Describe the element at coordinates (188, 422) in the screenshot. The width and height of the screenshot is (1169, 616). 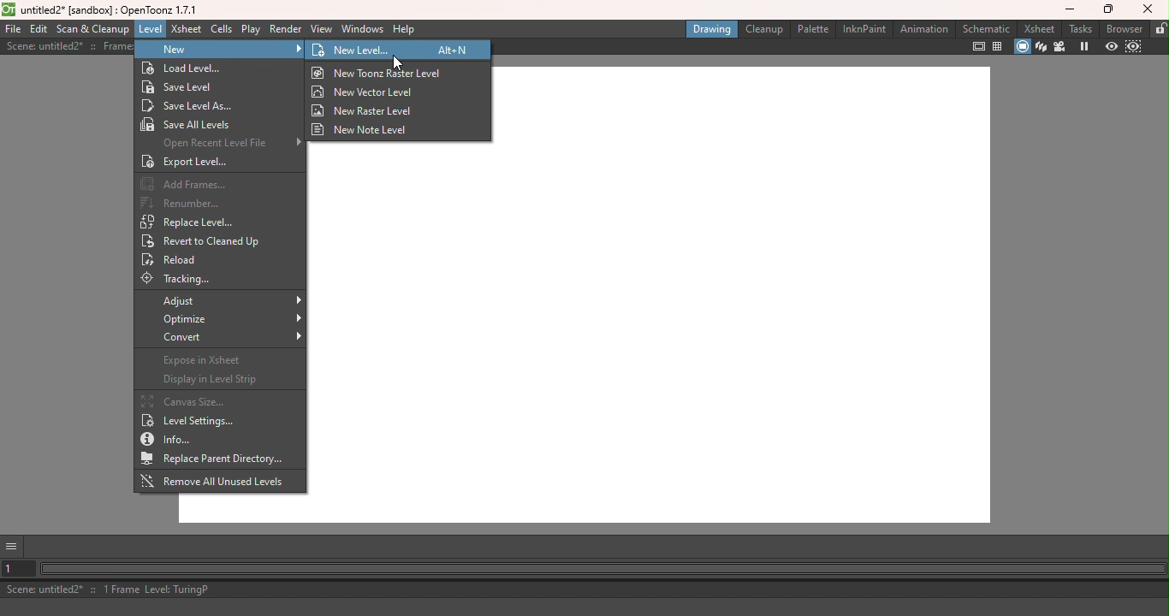
I see `Level settings` at that location.